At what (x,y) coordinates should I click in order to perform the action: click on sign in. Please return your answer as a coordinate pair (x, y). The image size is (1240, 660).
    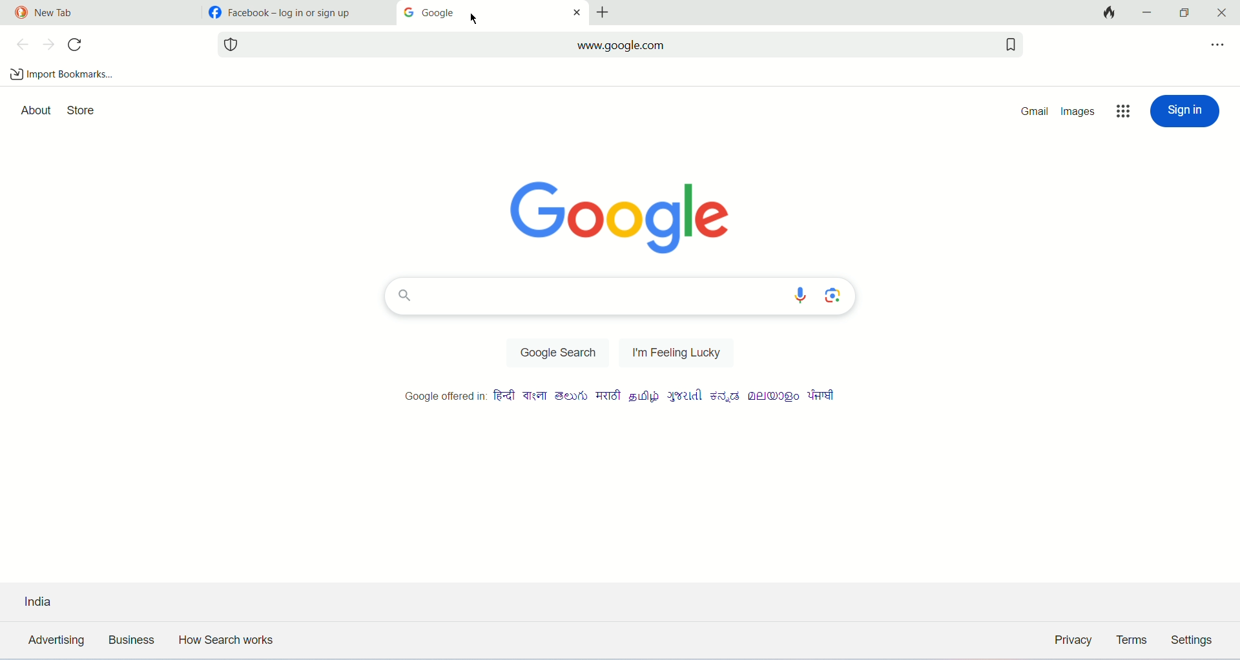
    Looking at the image, I should click on (1184, 111).